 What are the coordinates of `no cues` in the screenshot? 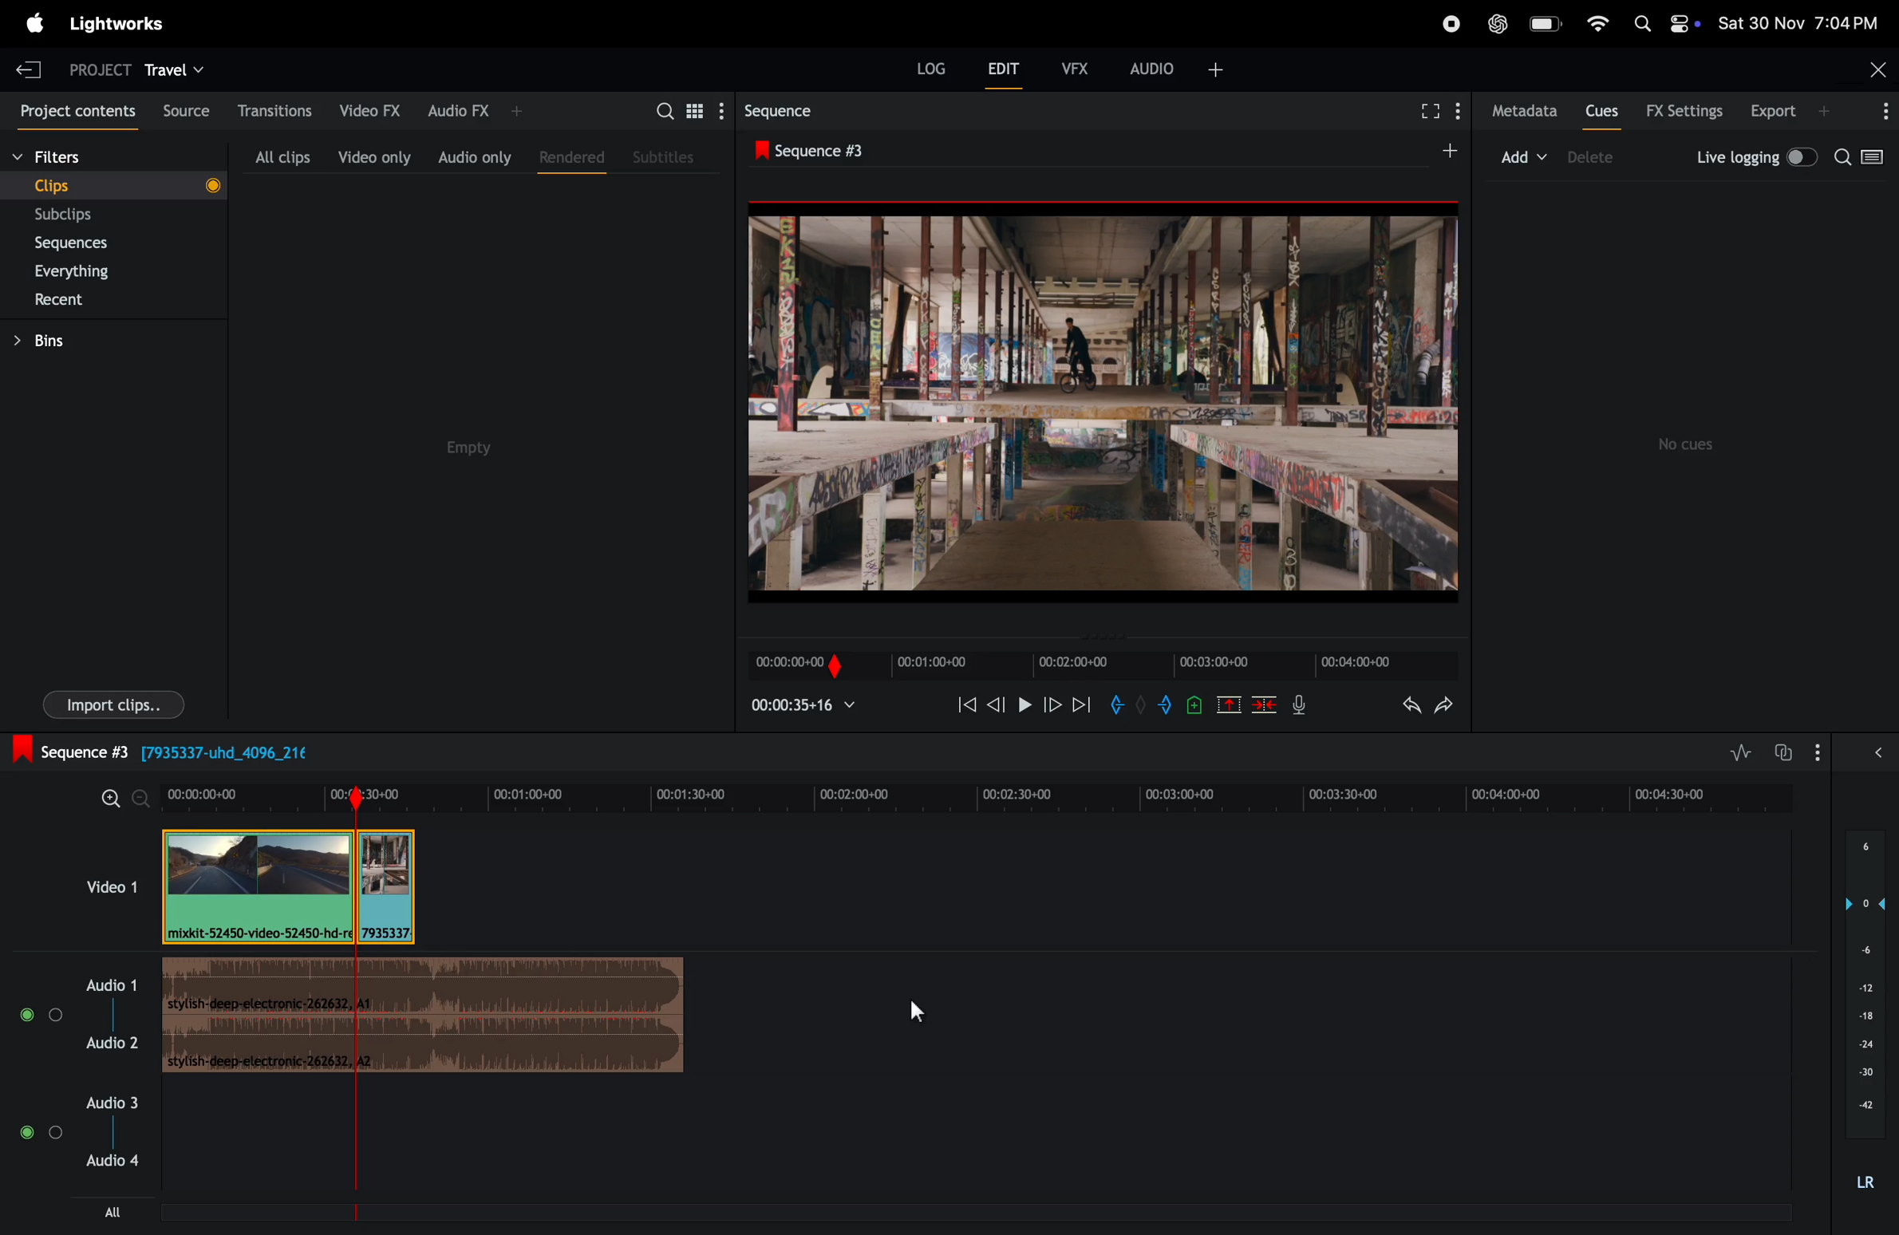 It's located at (1691, 444).